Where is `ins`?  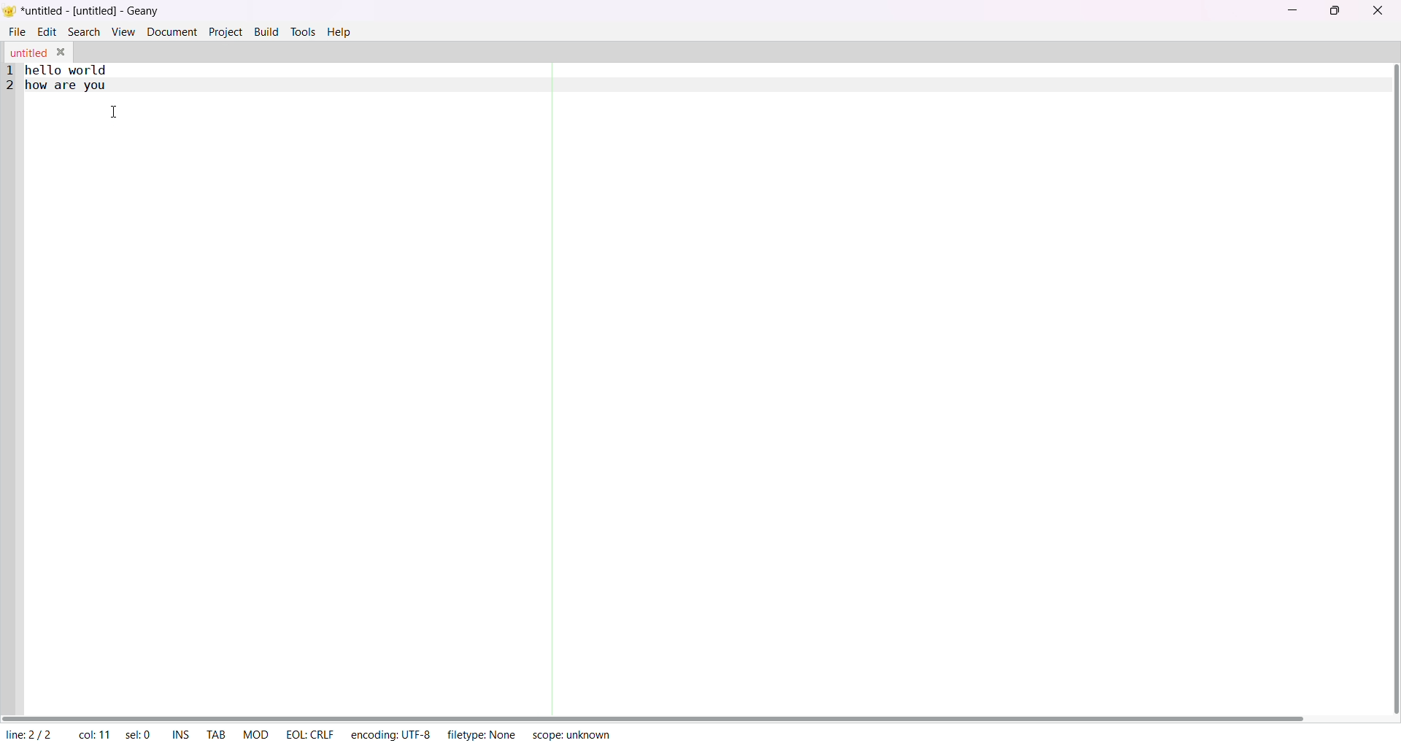 ins is located at coordinates (180, 734).